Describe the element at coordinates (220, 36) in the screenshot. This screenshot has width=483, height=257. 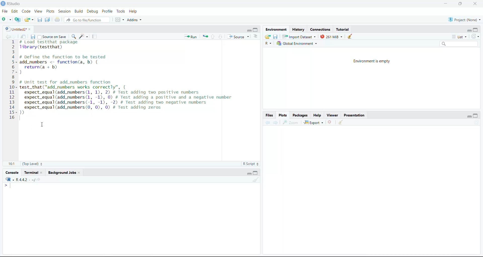
I see `go to next section` at that location.